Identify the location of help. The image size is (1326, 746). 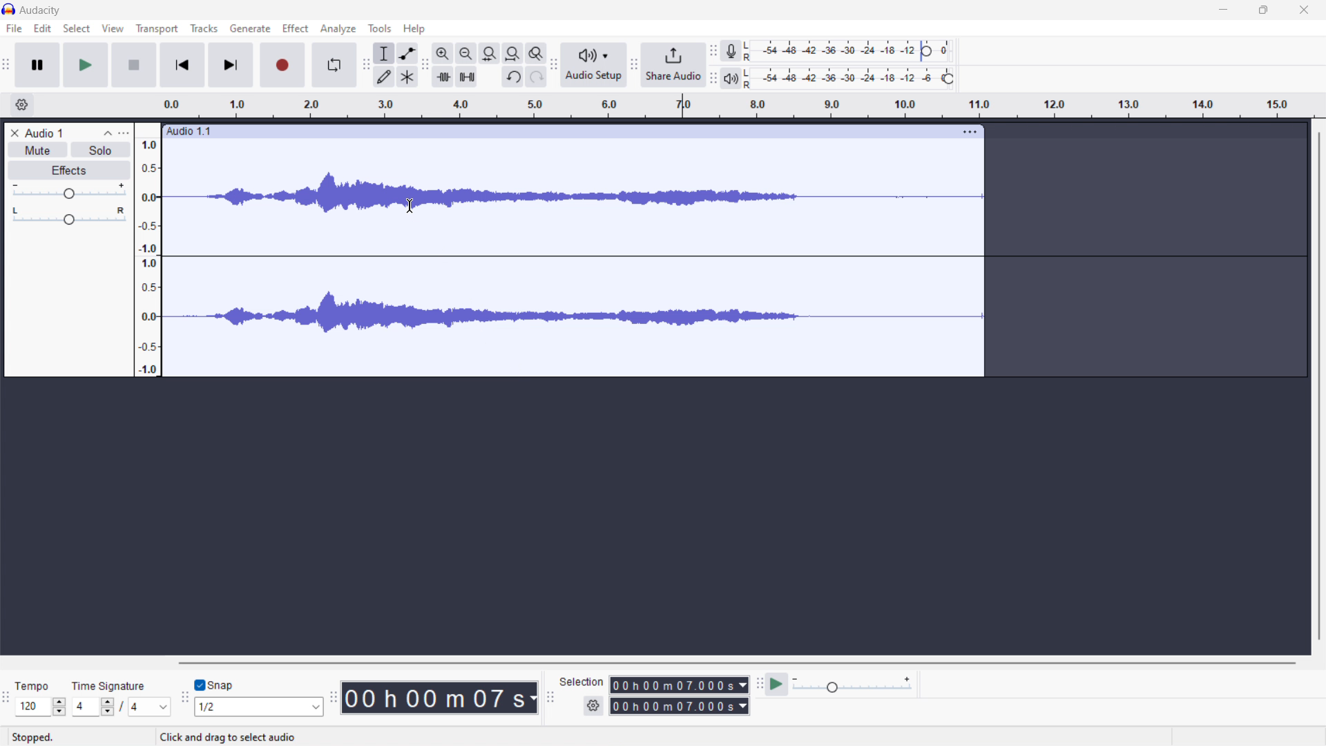
(413, 29).